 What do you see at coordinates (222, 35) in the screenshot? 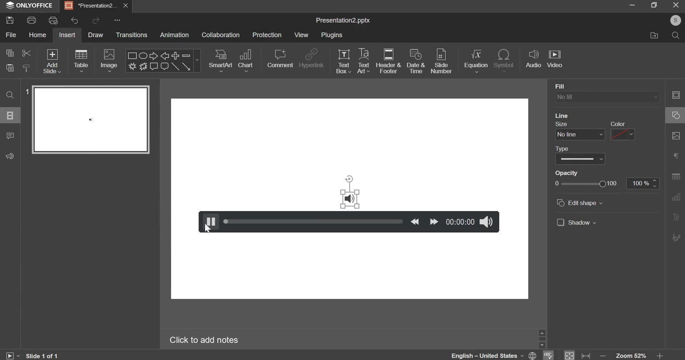
I see `collaboration` at bounding box center [222, 35].